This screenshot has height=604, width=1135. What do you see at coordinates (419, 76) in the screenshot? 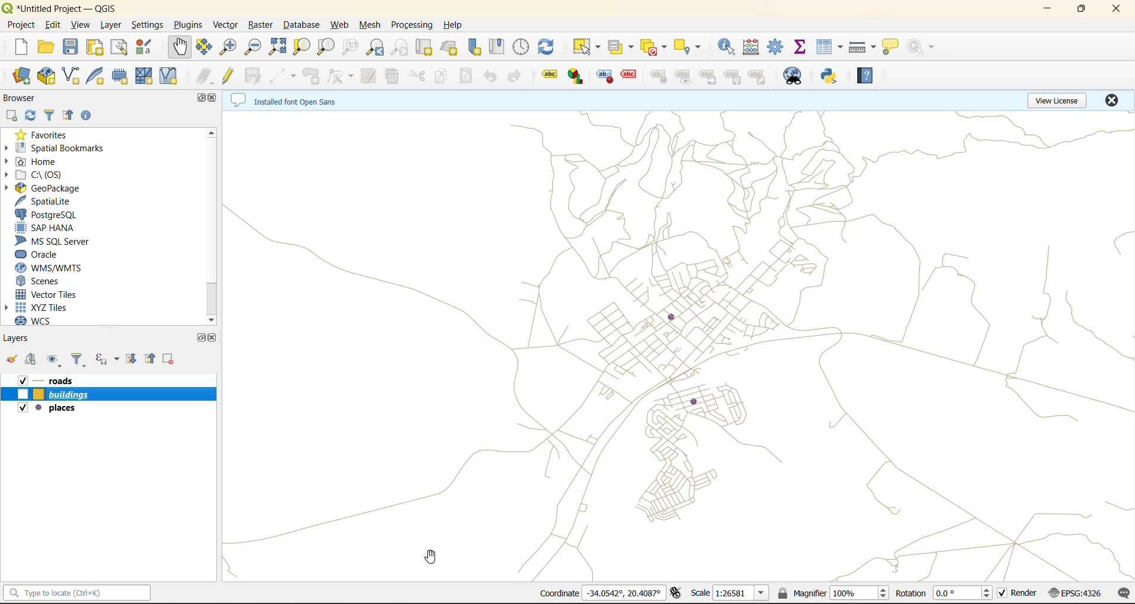
I see `cut` at bounding box center [419, 76].